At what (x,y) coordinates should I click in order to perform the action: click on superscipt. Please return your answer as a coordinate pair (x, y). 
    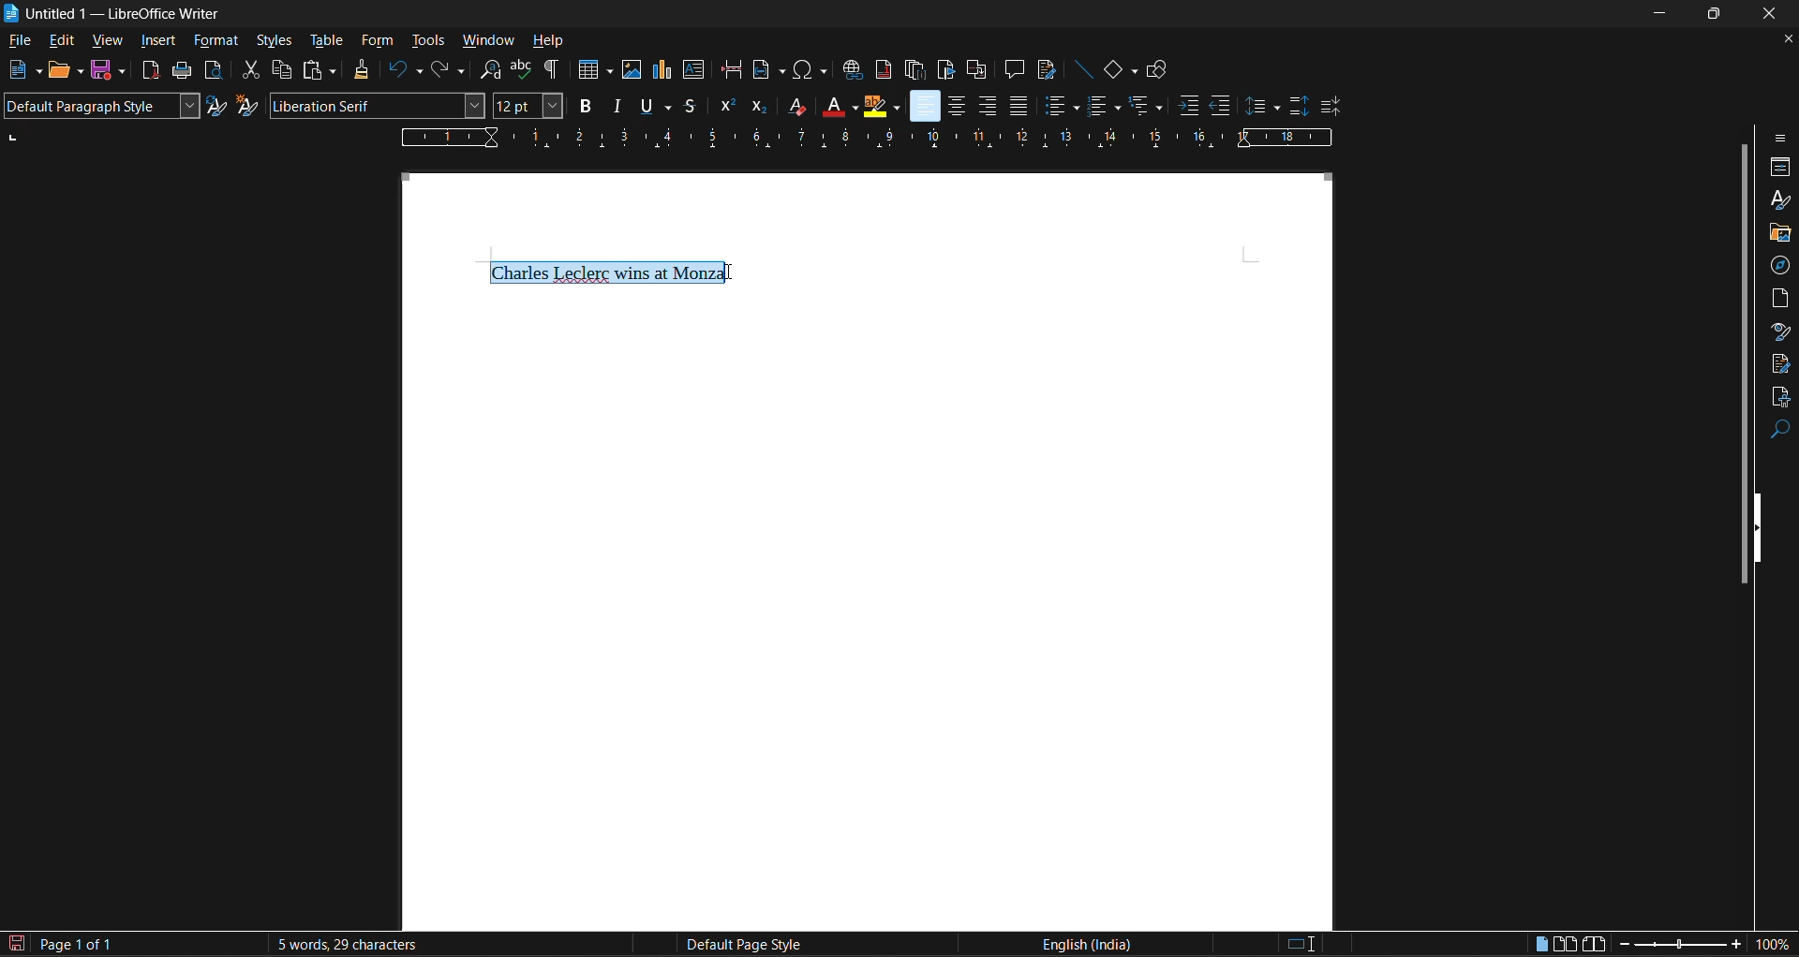
    Looking at the image, I should click on (725, 107).